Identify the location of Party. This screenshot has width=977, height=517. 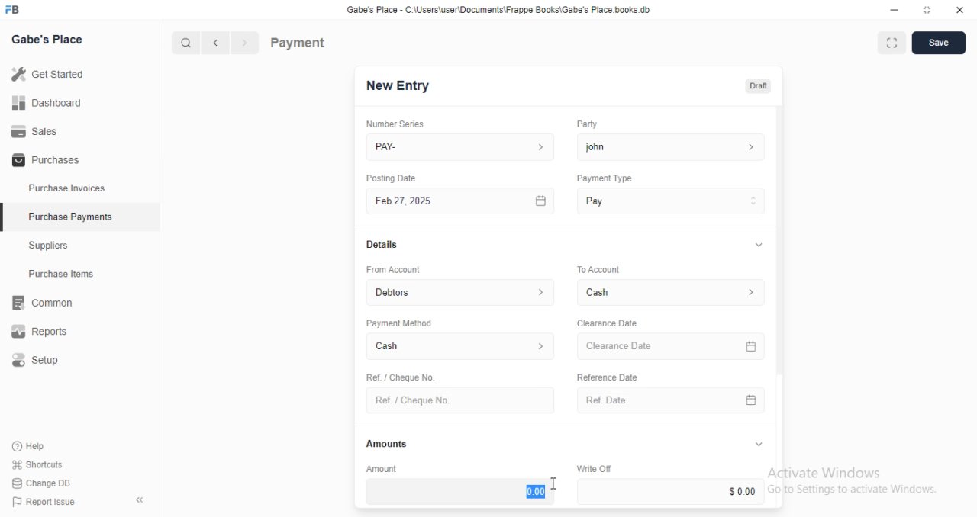
(585, 124).